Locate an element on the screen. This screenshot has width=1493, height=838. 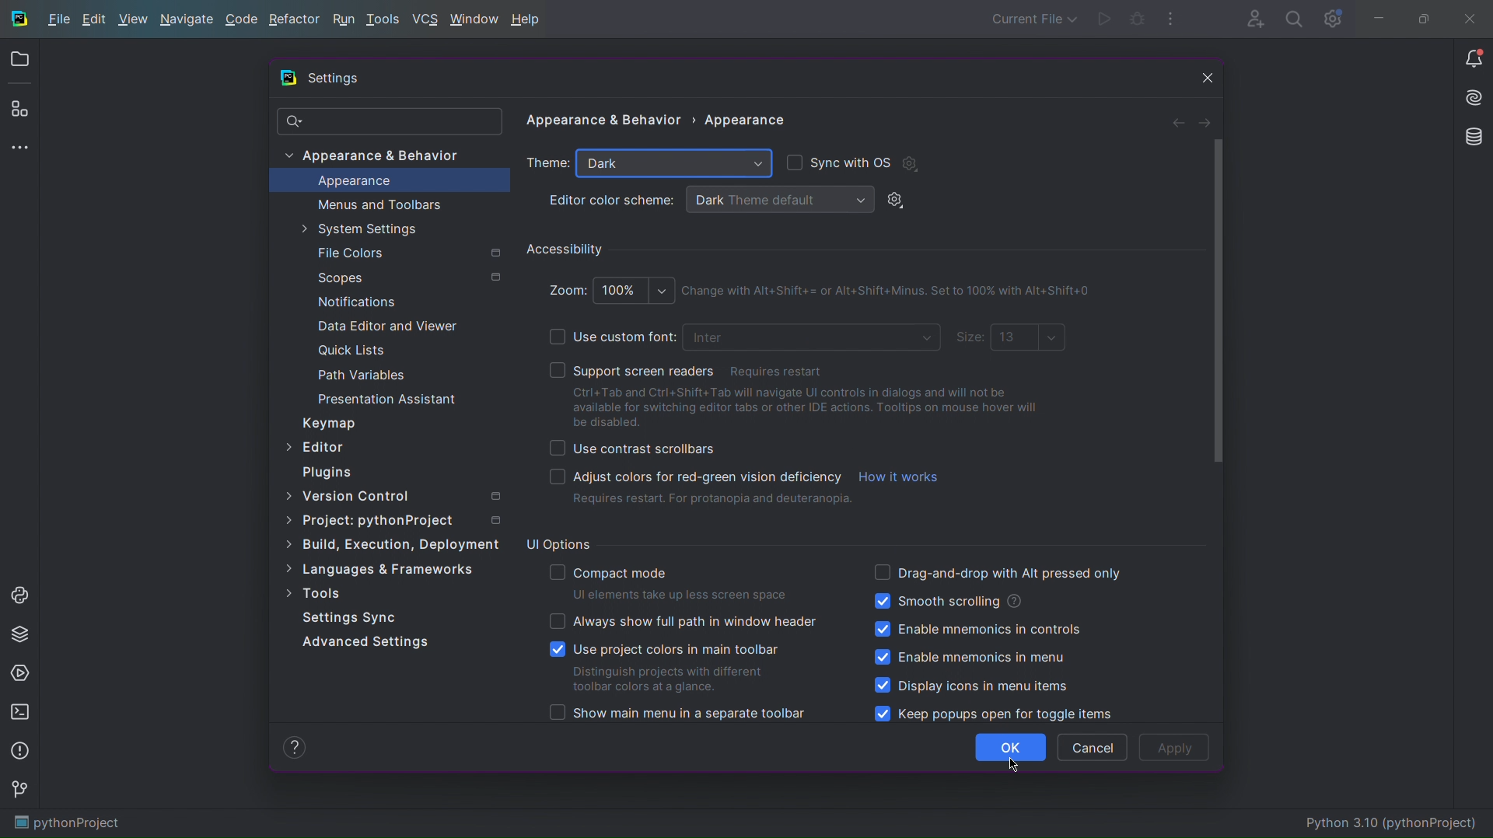
Accessibility is located at coordinates (566, 248).